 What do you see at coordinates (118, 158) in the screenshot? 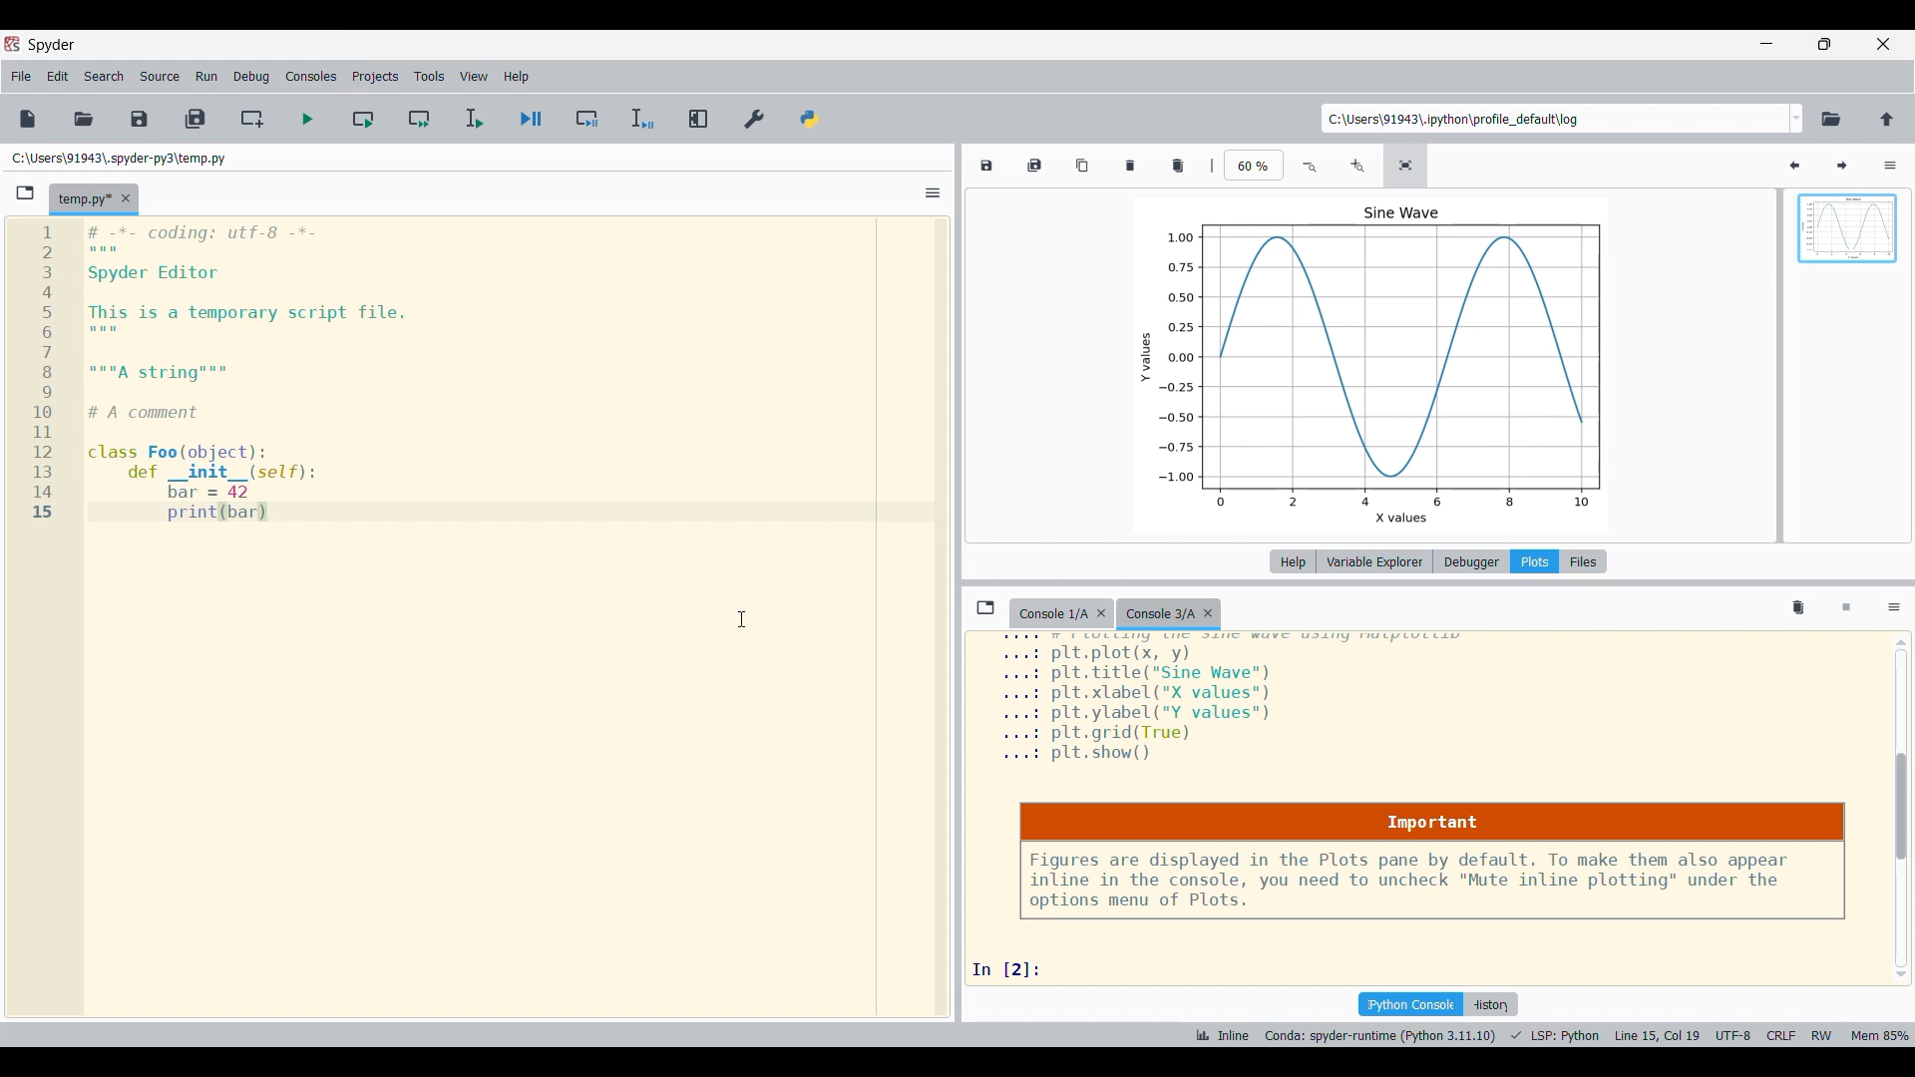
I see `File location` at bounding box center [118, 158].